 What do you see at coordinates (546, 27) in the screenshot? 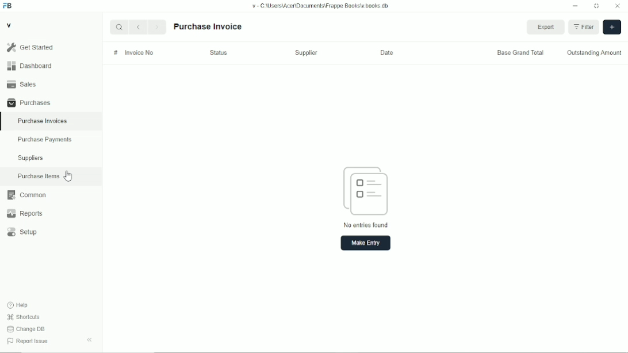
I see `export` at bounding box center [546, 27].